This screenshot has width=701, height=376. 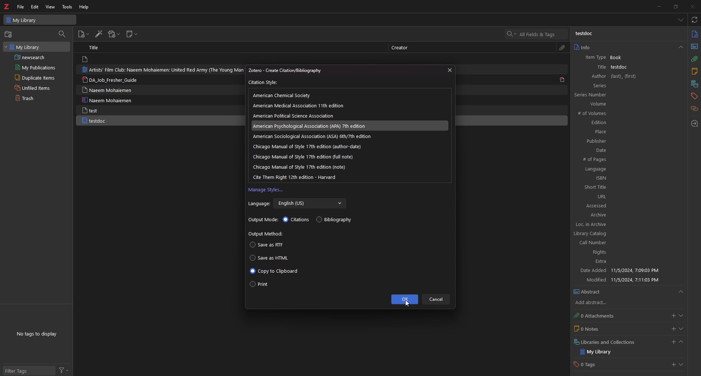 I want to click on filter tags, so click(x=28, y=371).